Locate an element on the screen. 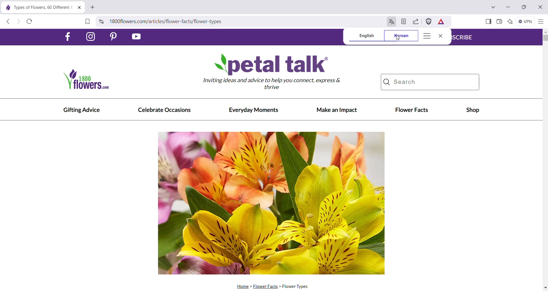 Image resolution: width=548 pixels, height=291 pixels. Vertical Scroll Bar is located at coordinates (545, 160).